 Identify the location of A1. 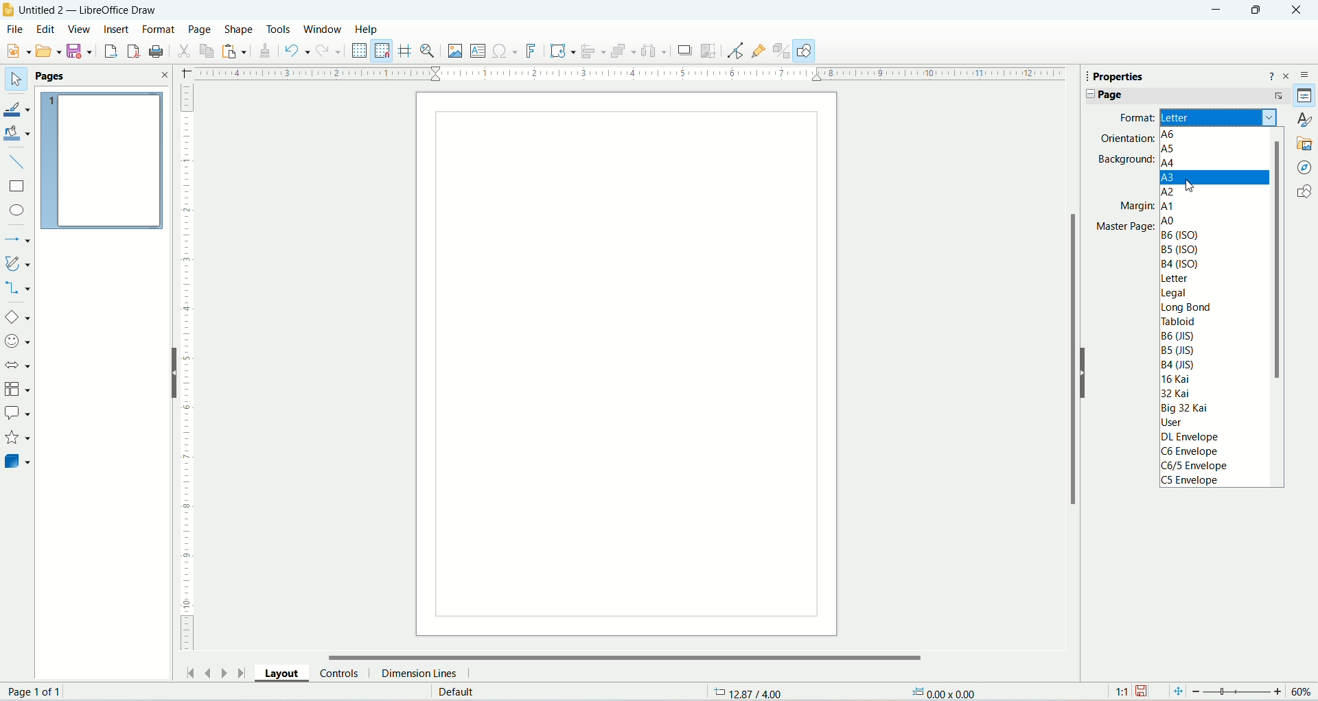
(1168, 205).